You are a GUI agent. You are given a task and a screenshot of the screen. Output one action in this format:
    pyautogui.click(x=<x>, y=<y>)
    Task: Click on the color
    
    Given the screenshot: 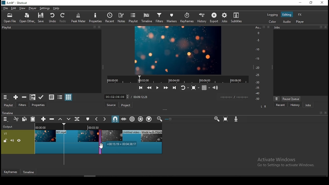 What is the action you would take?
    pyautogui.click(x=272, y=22)
    